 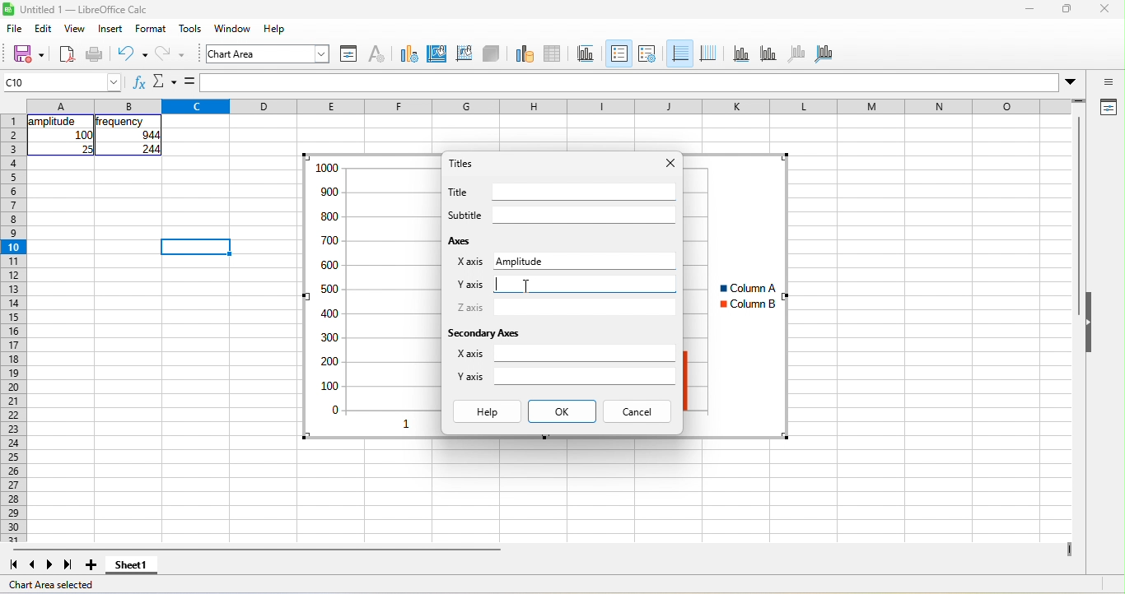 I want to click on column headings, so click(x=548, y=106).